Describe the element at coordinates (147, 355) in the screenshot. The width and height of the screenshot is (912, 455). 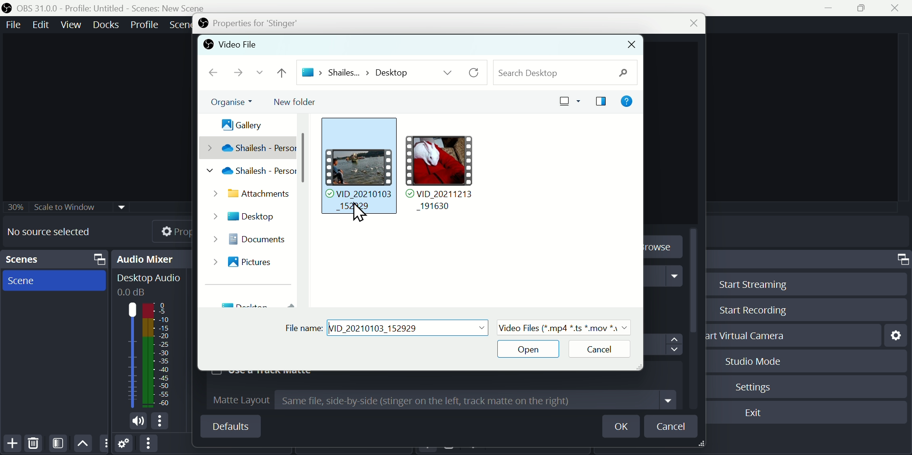
I see `Audio bar` at that location.